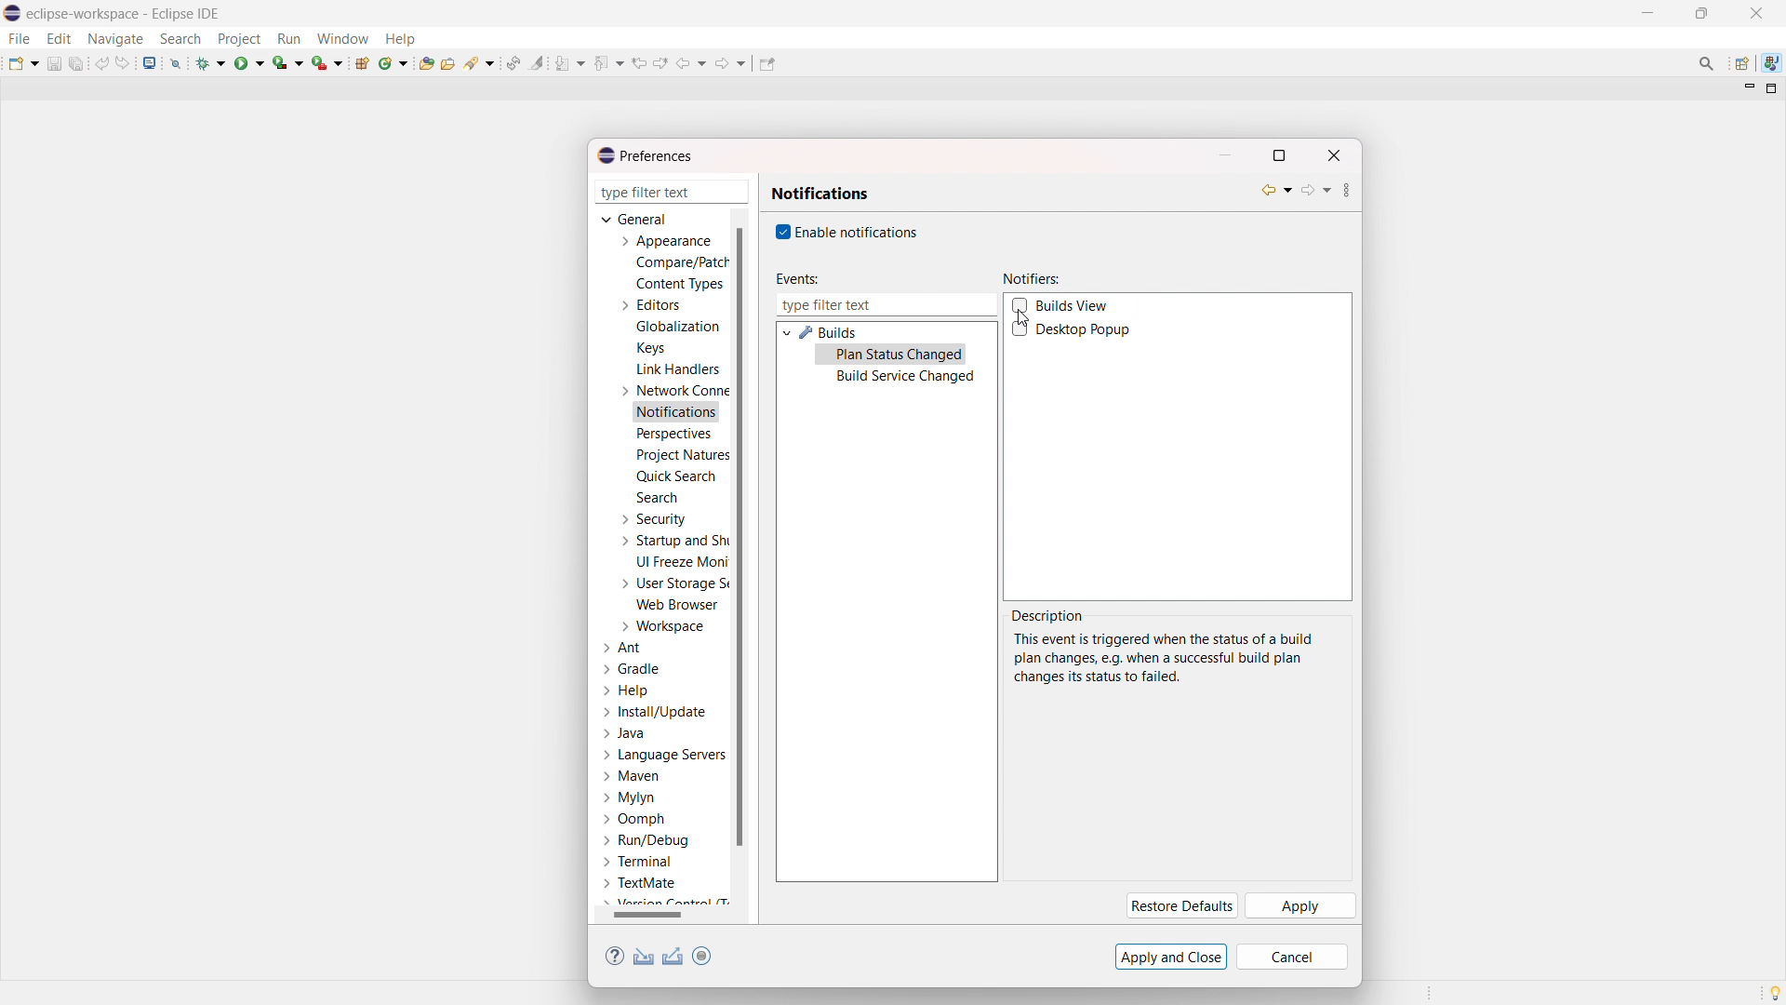 The width and height of the screenshot is (1786, 1005). Describe the element at coordinates (1021, 318) in the screenshot. I see `cursor` at that location.